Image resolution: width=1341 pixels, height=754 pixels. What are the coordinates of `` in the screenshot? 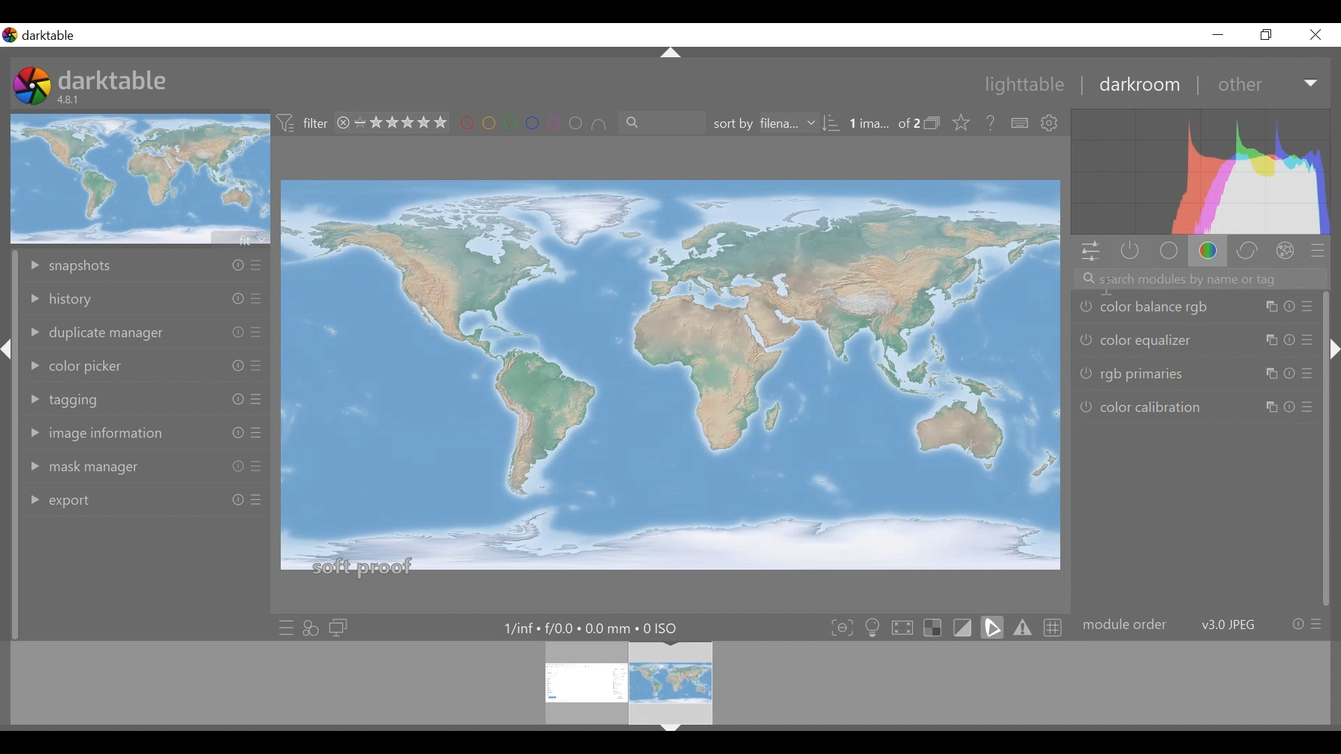 It's located at (254, 301).